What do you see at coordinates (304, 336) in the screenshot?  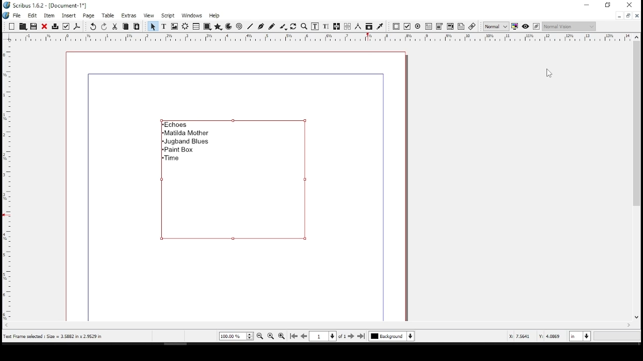 I see `previous page` at bounding box center [304, 336].